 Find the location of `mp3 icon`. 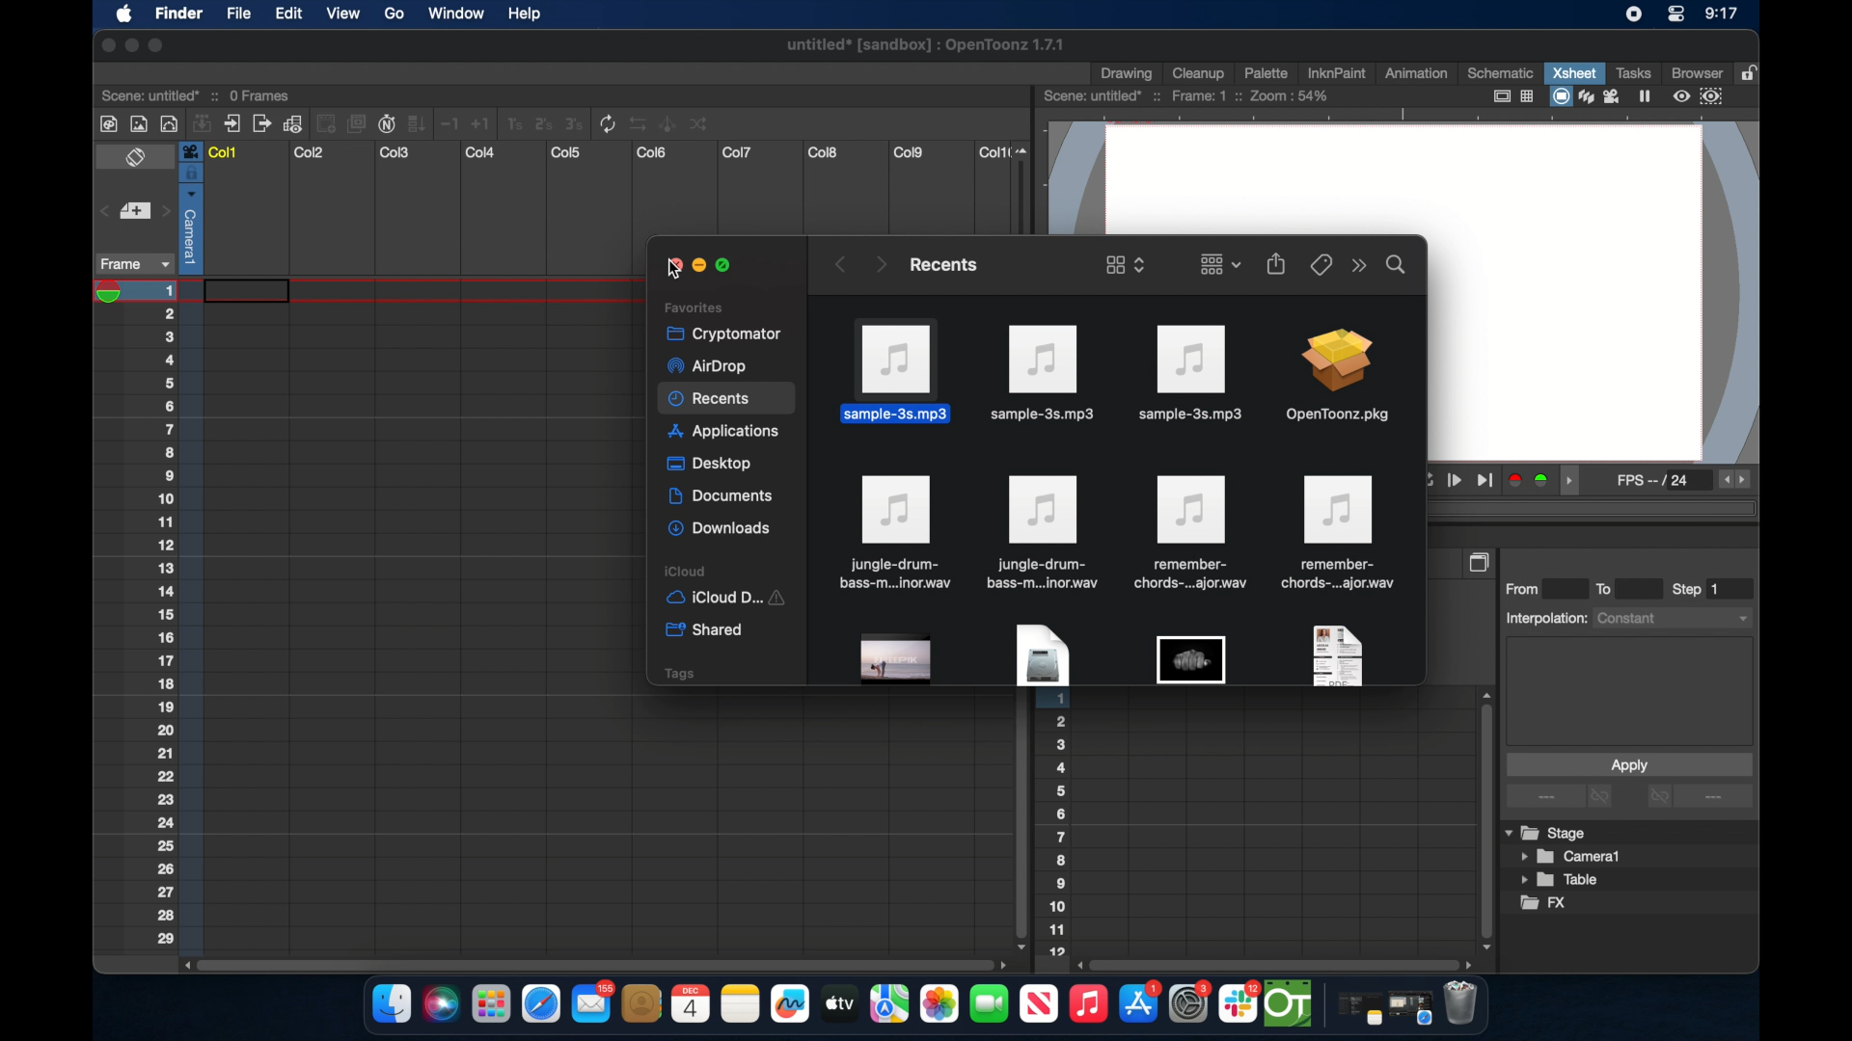

mp3 icon is located at coordinates (1188, 372).